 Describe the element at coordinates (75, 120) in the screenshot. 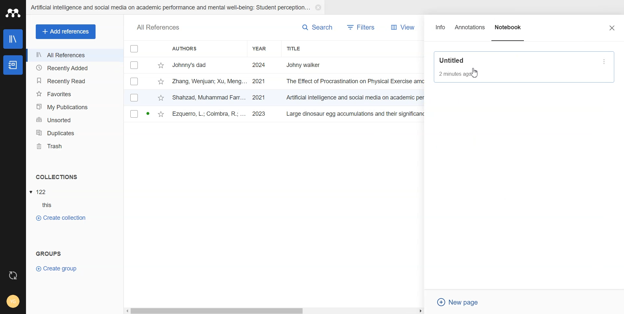

I see `Unsorted` at that location.